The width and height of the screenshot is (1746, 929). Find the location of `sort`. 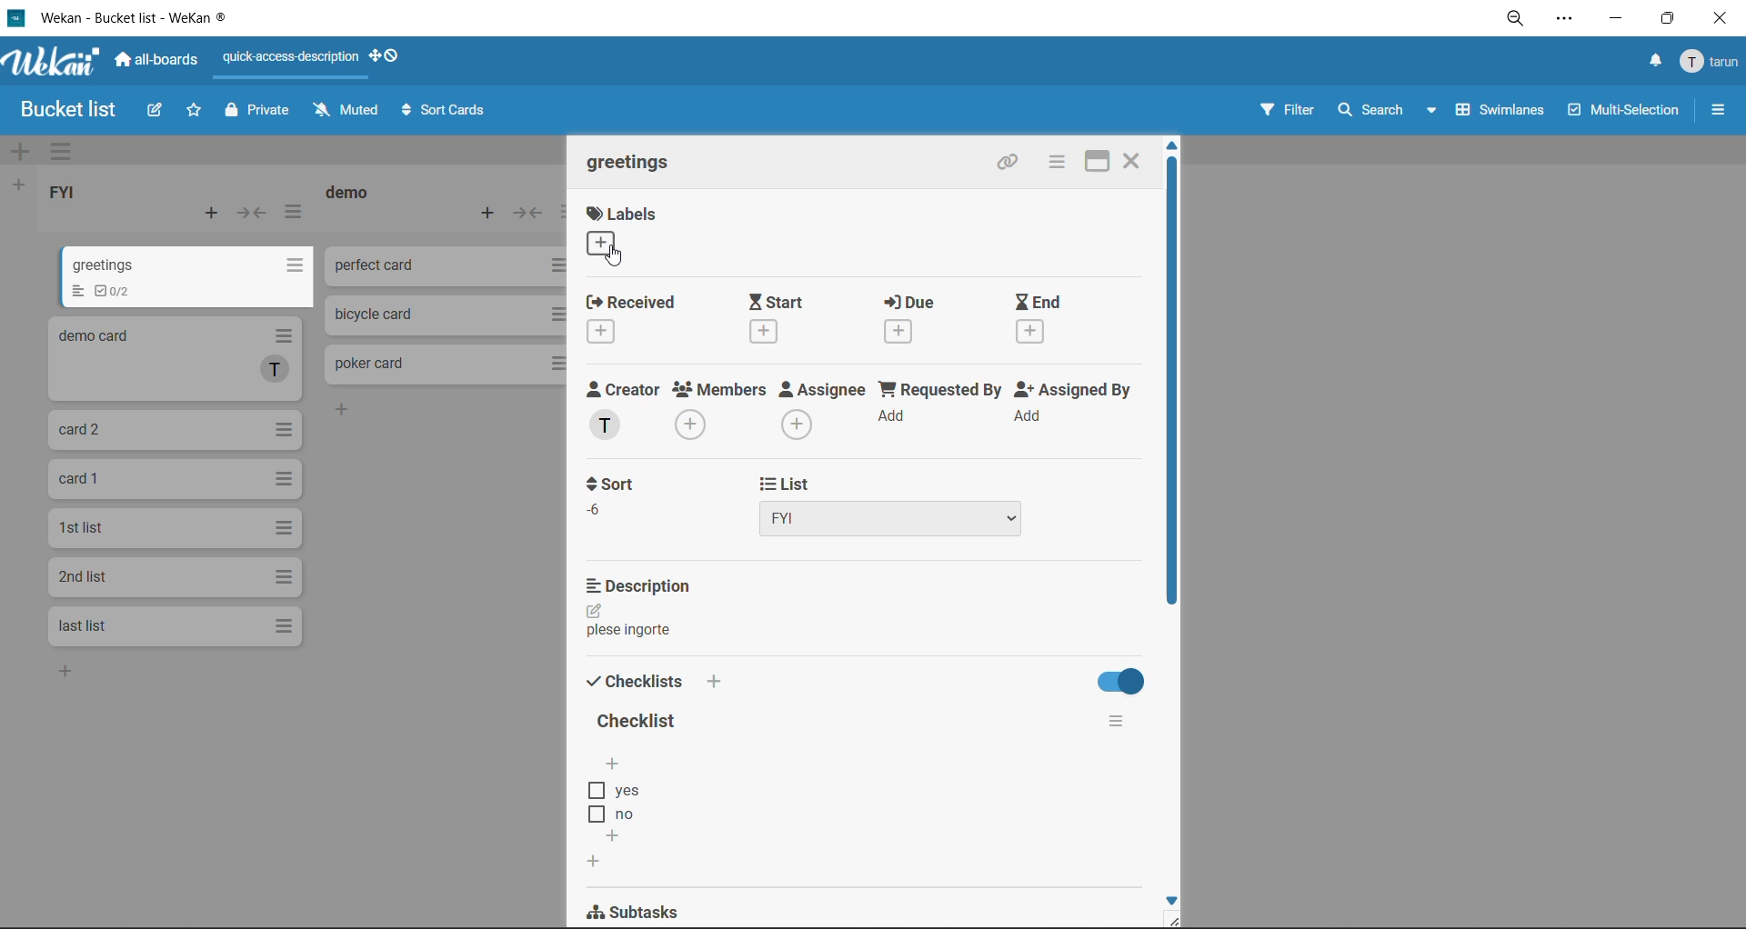

sort is located at coordinates (609, 501).